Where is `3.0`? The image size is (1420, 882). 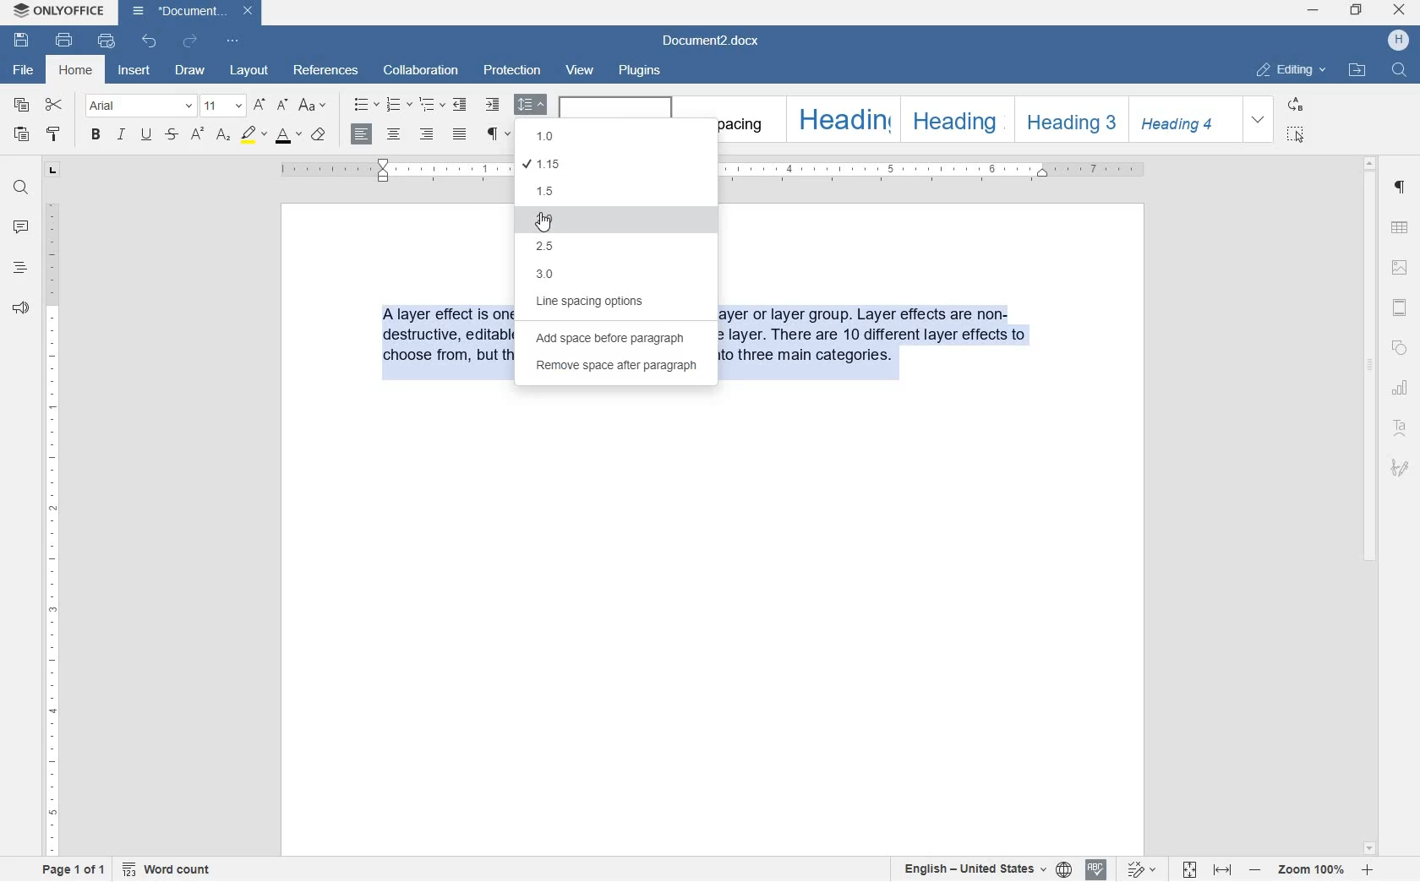 3.0 is located at coordinates (553, 275).